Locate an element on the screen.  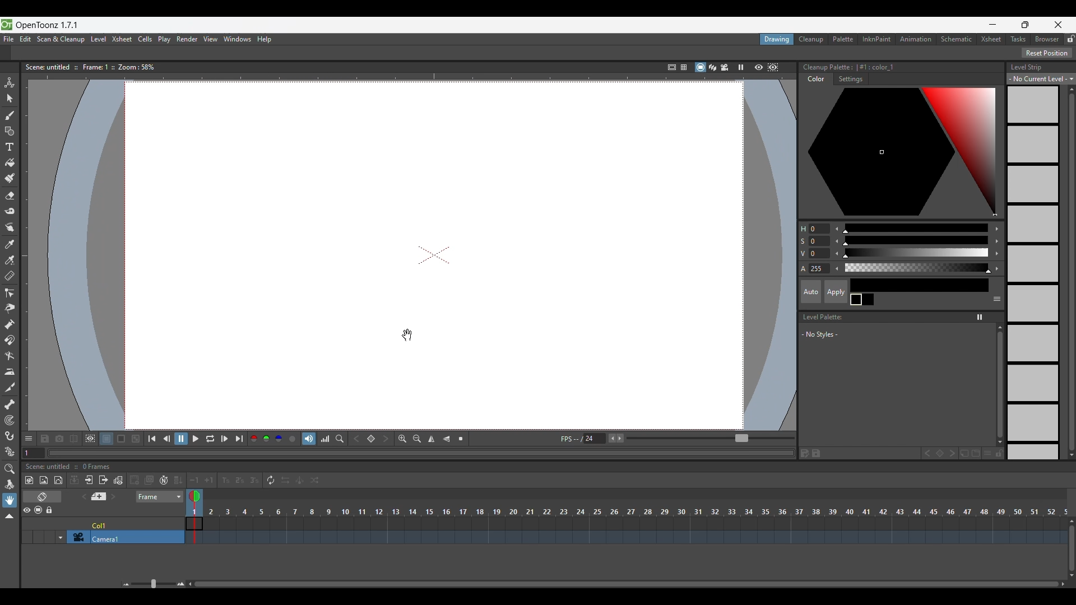
Vertical slide bar is located at coordinates (1071, 548).